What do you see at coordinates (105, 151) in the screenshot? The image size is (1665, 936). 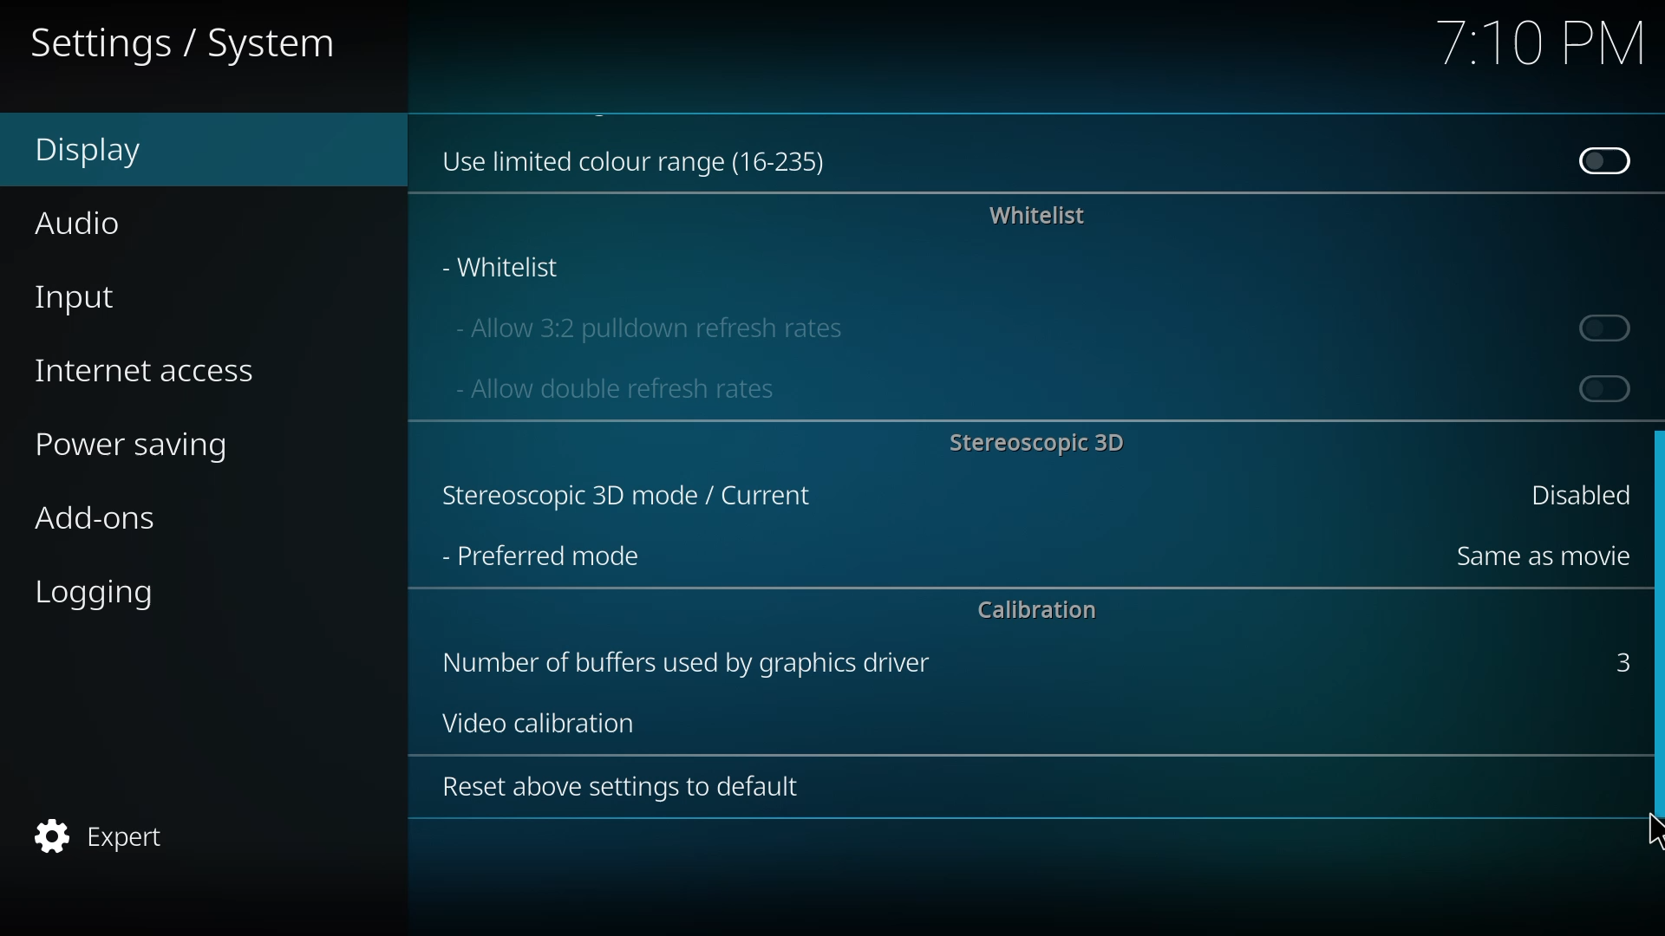 I see `display` at bounding box center [105, 151].